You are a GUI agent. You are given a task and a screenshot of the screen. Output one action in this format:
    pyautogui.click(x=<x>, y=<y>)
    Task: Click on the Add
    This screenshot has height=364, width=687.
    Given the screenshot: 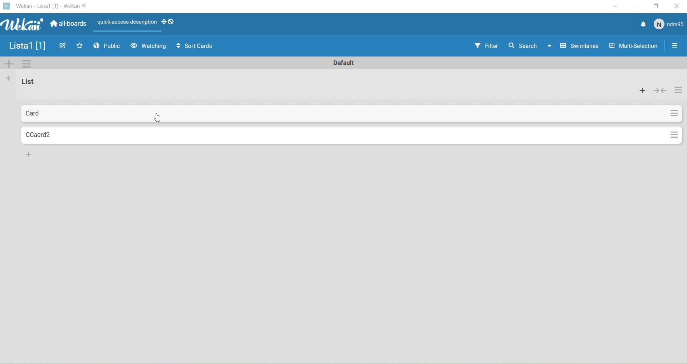 What is the action you would take?
    pyautogui.click(x=10, y=65)
    